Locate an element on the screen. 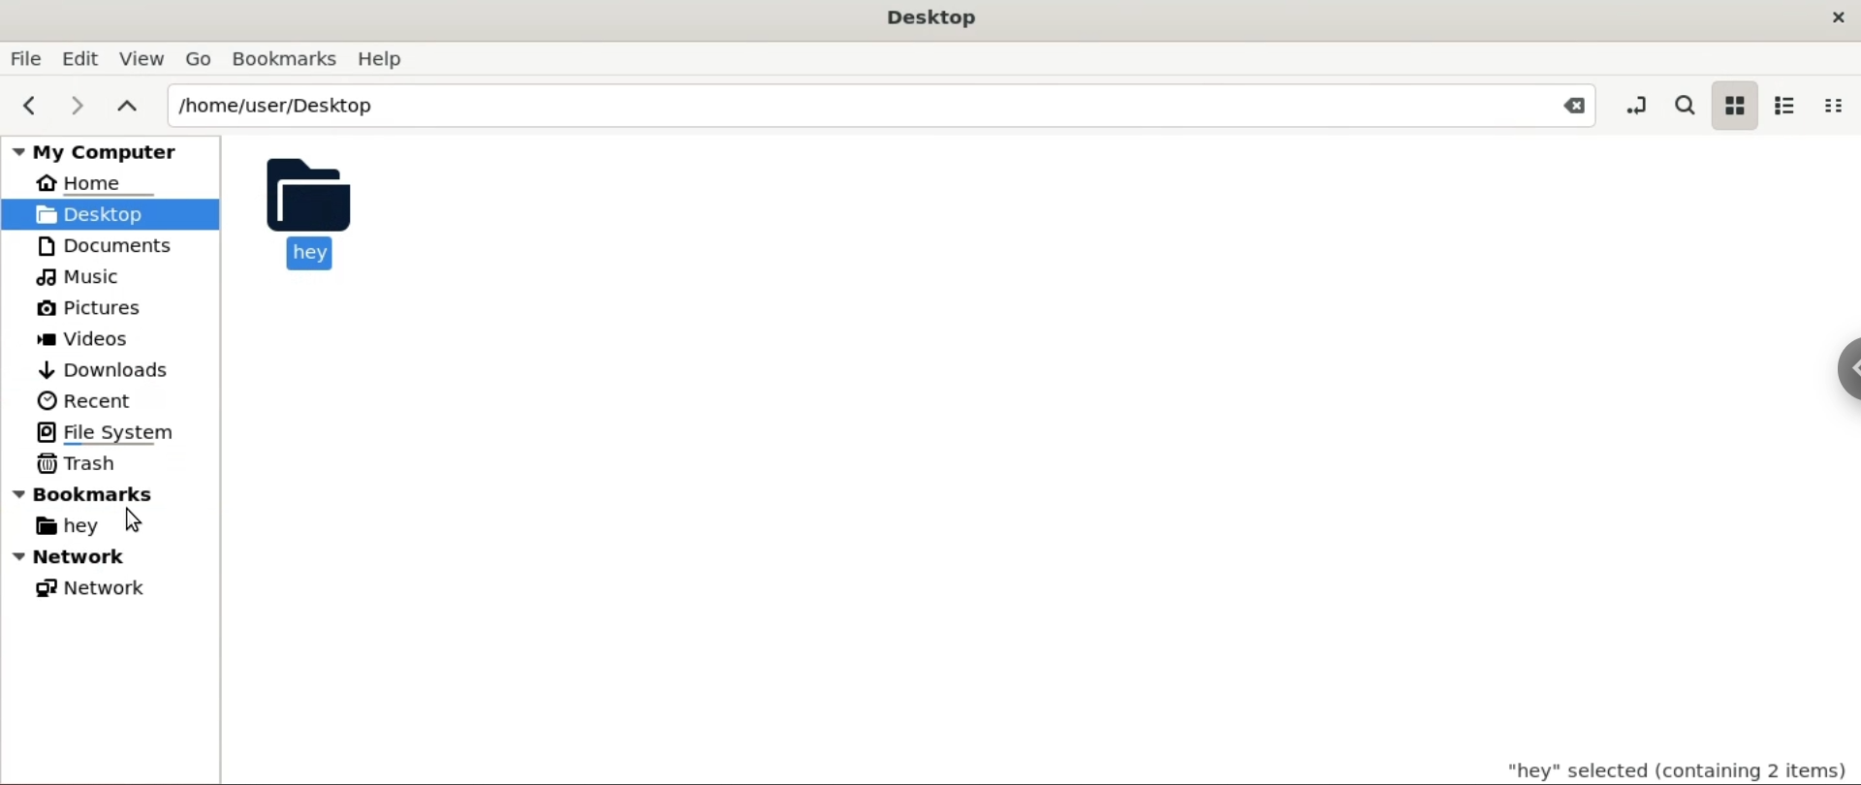 The width and height of the screenshot is (1861, 785). hey is located at coordinates (309, 214).